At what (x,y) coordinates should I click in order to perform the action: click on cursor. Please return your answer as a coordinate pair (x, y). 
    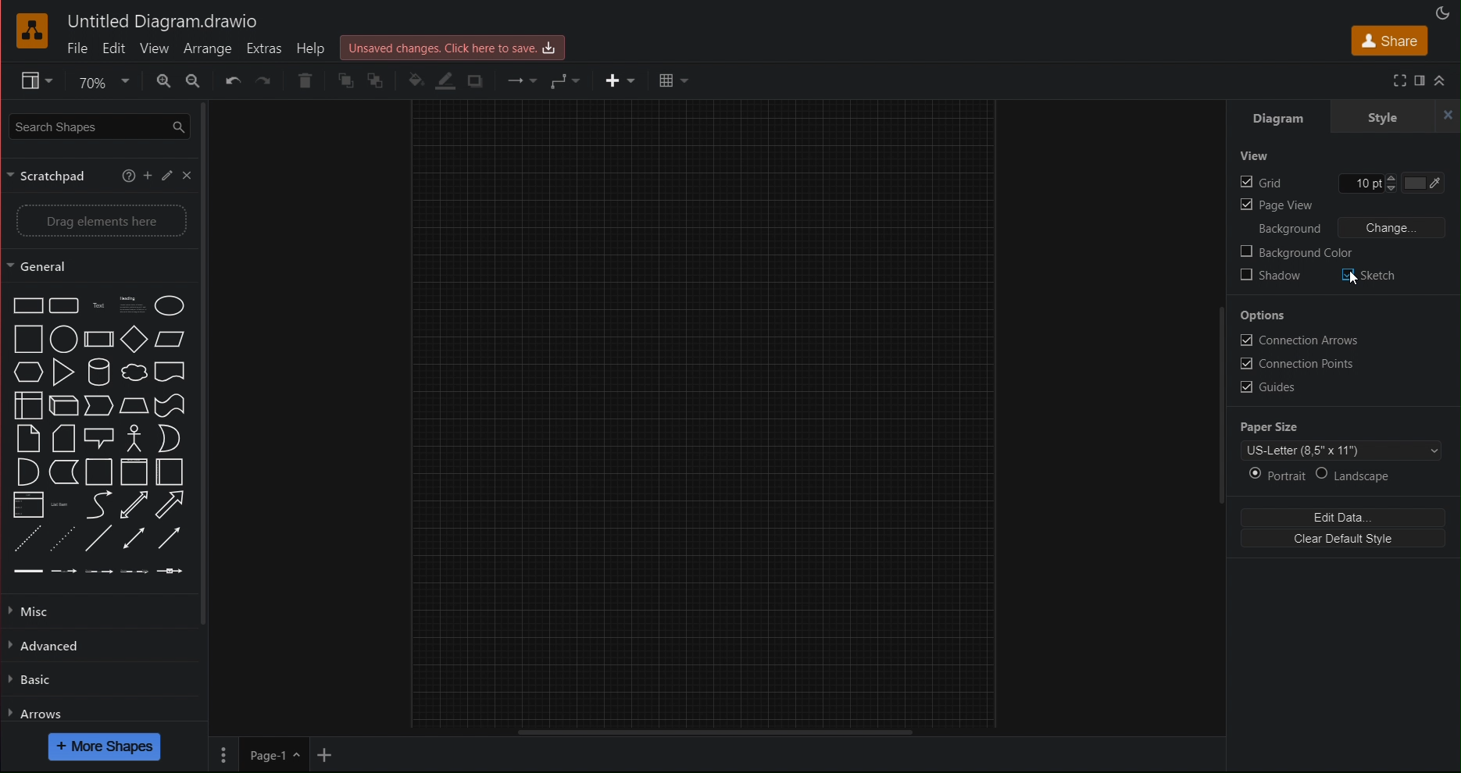
    Looking at the image, I should click on (1353, 279).